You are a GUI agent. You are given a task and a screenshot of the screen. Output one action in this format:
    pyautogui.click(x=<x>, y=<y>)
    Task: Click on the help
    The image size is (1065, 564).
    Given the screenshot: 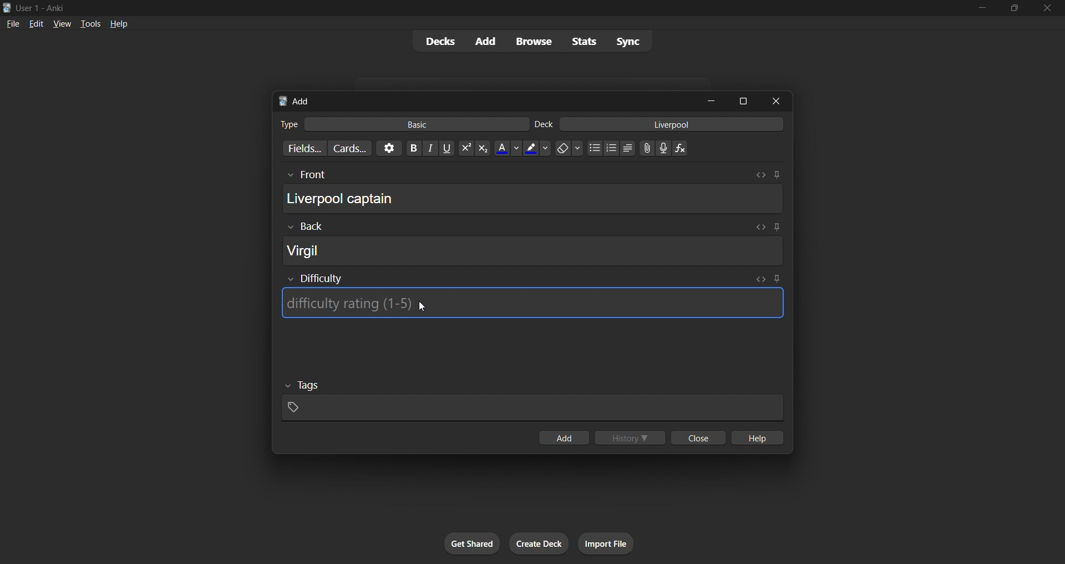 What is the action you would take?
    pyautogui.click(x=756, y=437)
    